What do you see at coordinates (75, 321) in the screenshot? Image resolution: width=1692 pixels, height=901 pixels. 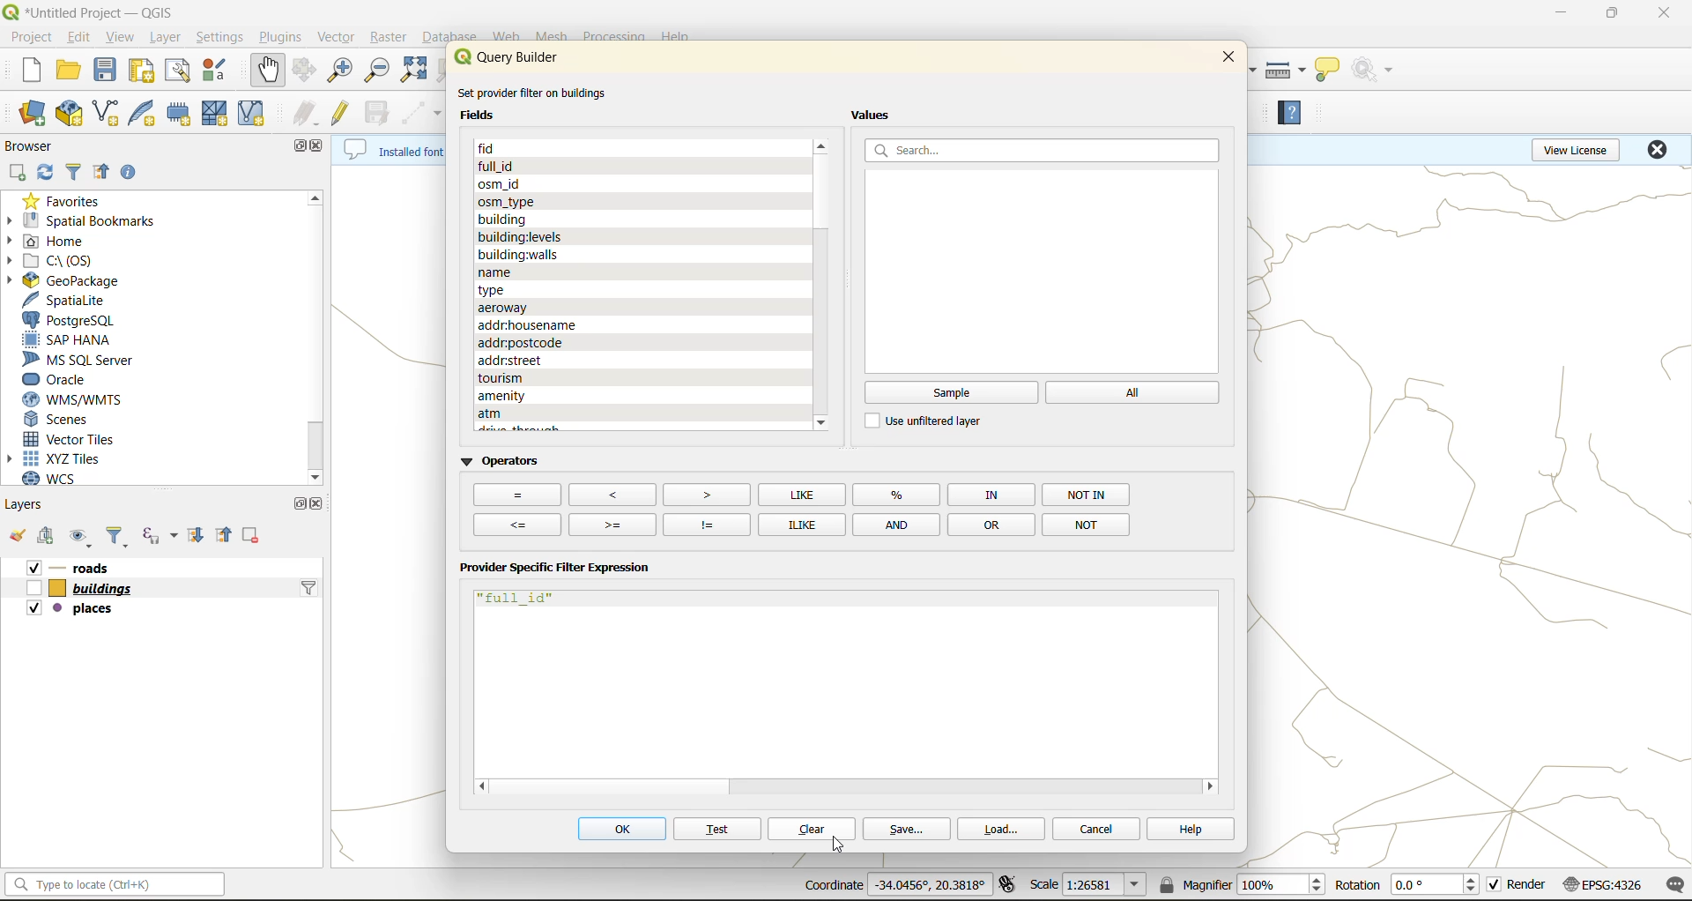 I see `postgresql` at bounding box center [75, 321].